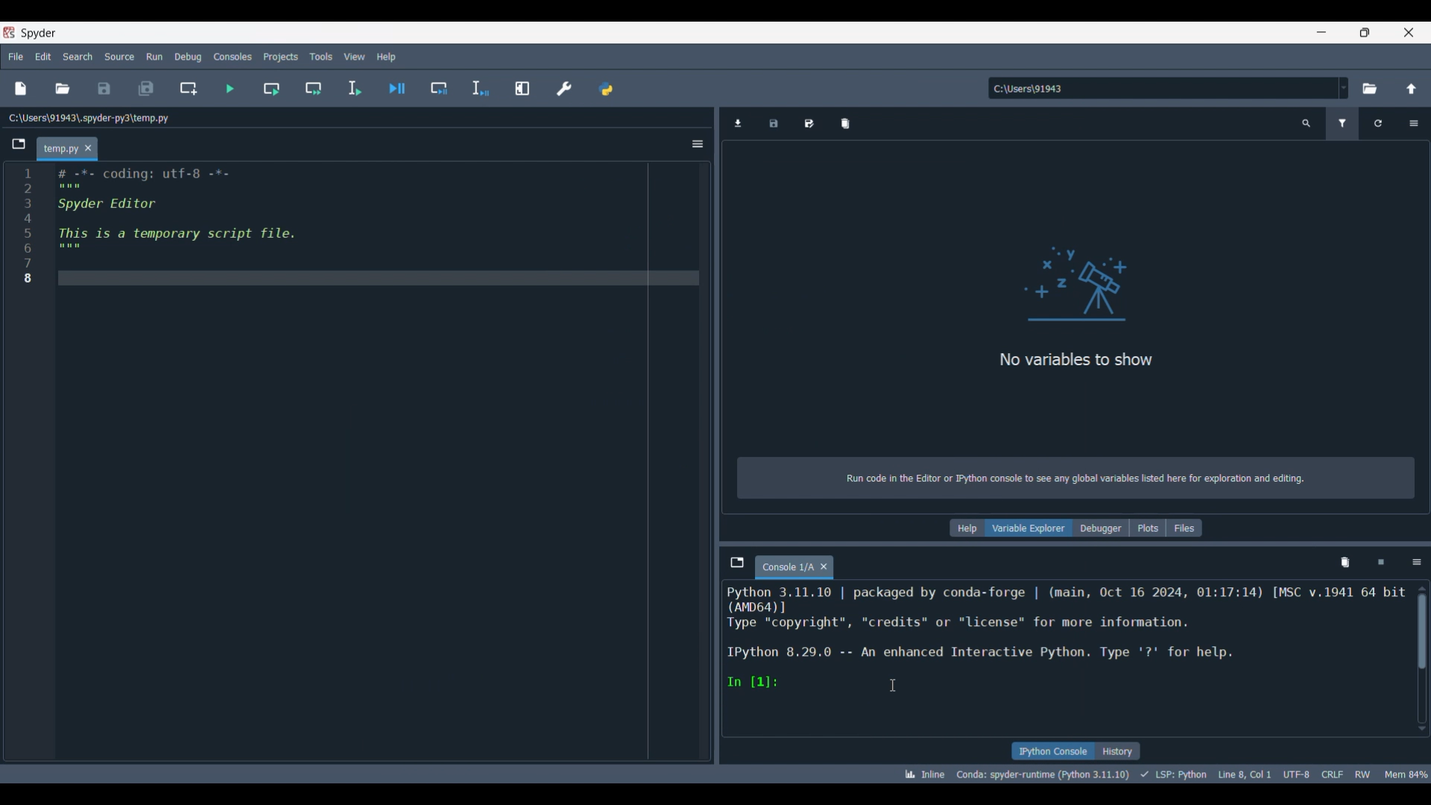  I want to click on Options, so click(1414, 124).